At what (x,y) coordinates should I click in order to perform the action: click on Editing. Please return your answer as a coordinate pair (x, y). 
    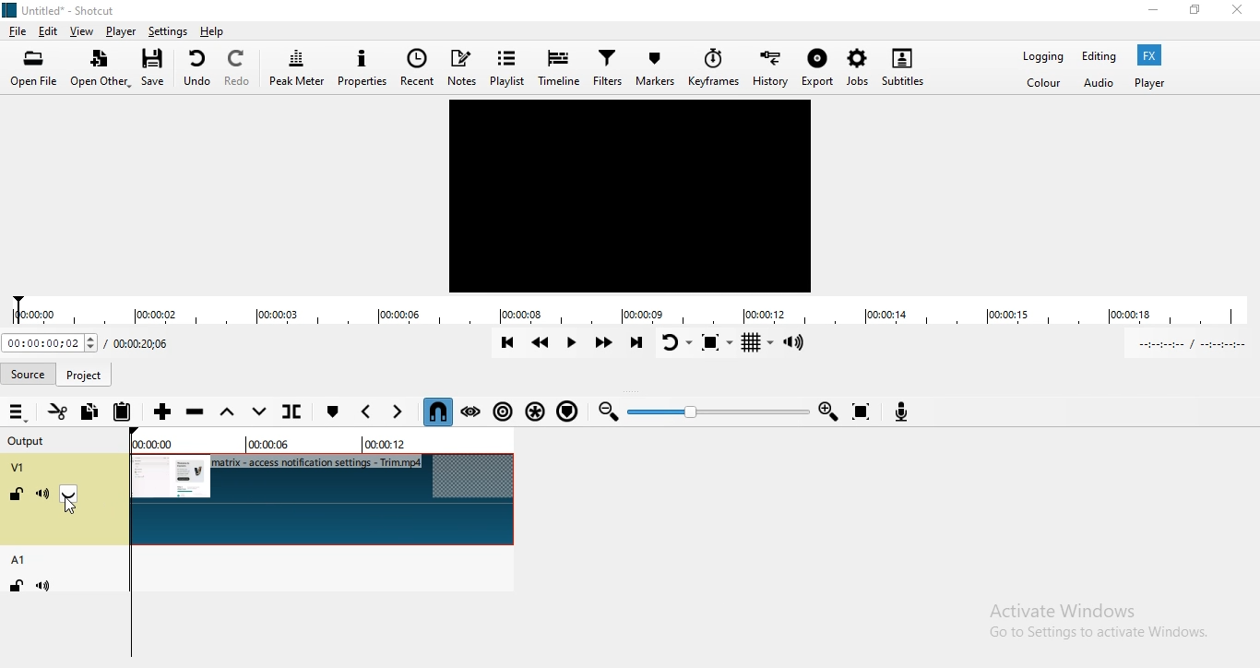
    Looking at the image, I should click on (1100, 57).